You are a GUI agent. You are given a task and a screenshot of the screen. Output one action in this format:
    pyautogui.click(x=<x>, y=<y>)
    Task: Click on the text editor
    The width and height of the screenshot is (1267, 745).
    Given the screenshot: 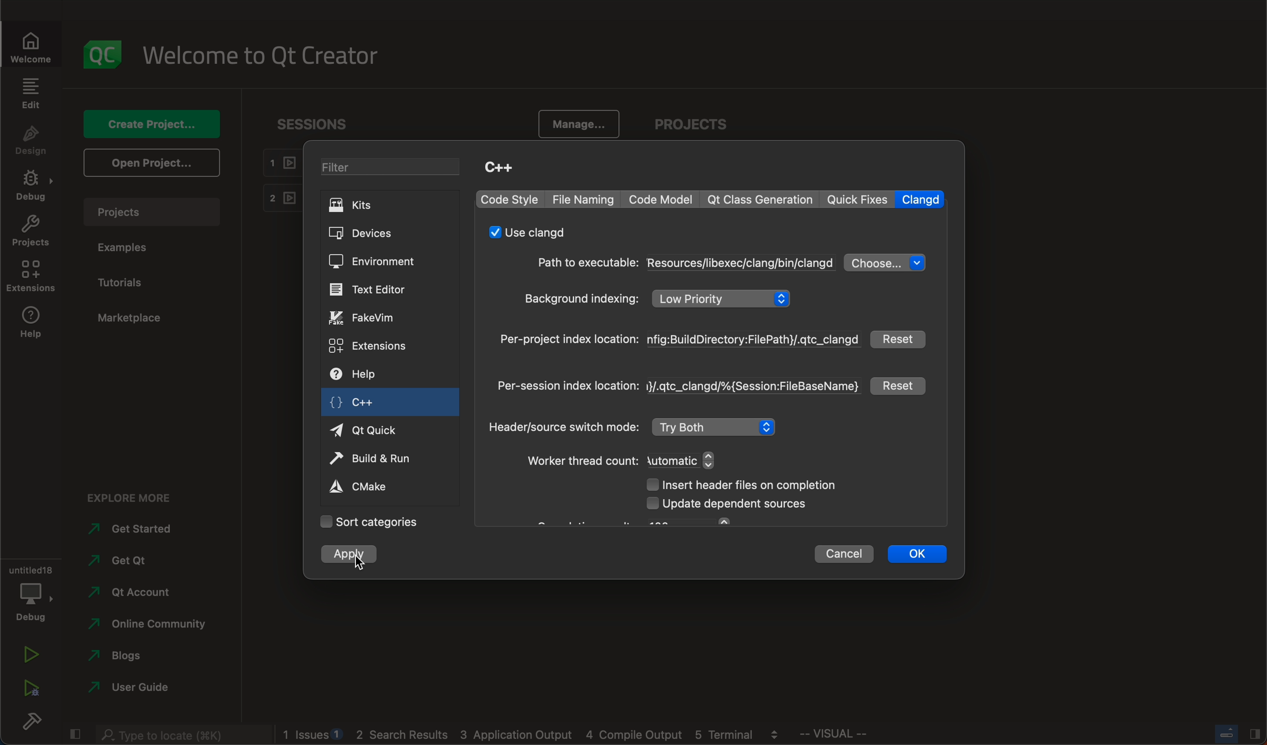 What is the action you would take?
    pyautogui.click(x=382, y=290)
    